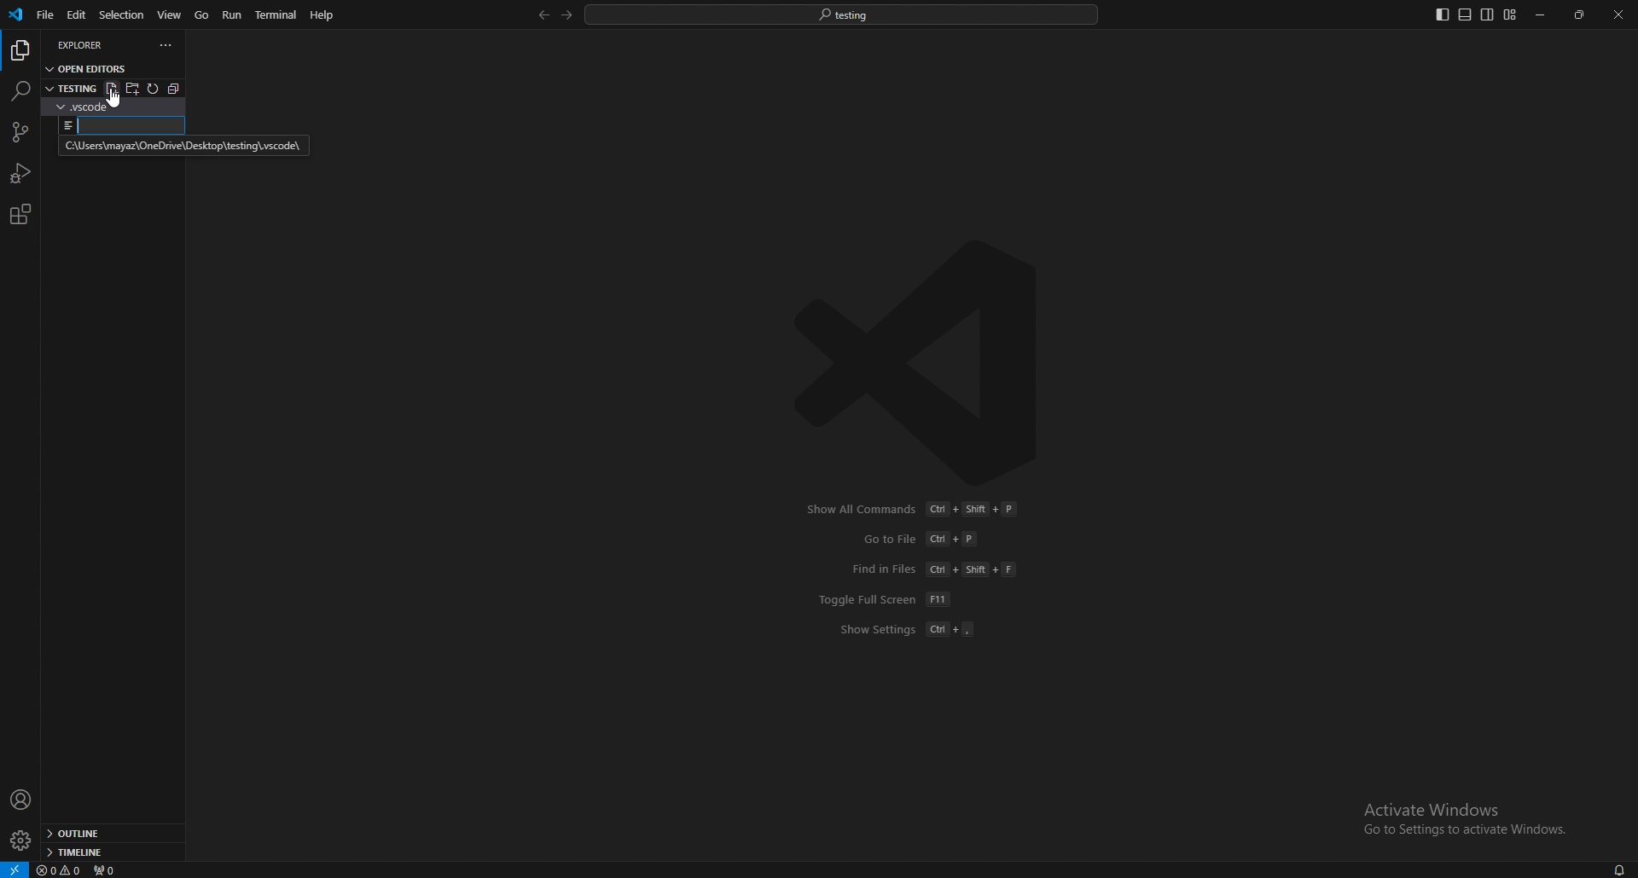  What do you see at coordinates (89, 67) in the screenshot?
I see `open editors` at bounding box center [89, 67].